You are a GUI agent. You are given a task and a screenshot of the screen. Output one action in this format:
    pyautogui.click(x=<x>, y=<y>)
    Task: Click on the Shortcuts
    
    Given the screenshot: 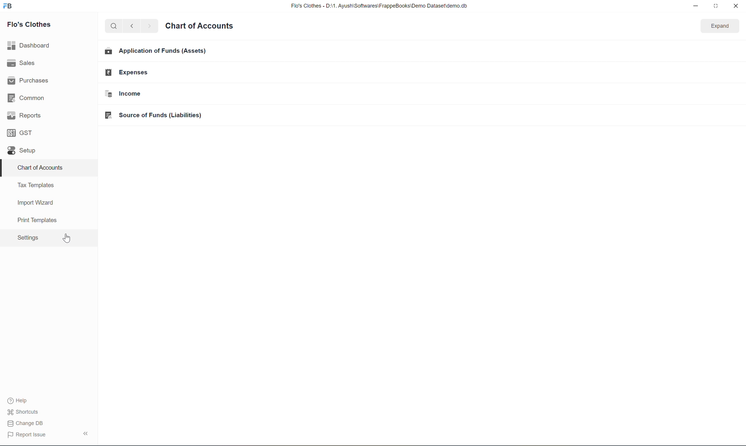 What is the action you would take?
    pyautogui.click(x=24, y=412)
    